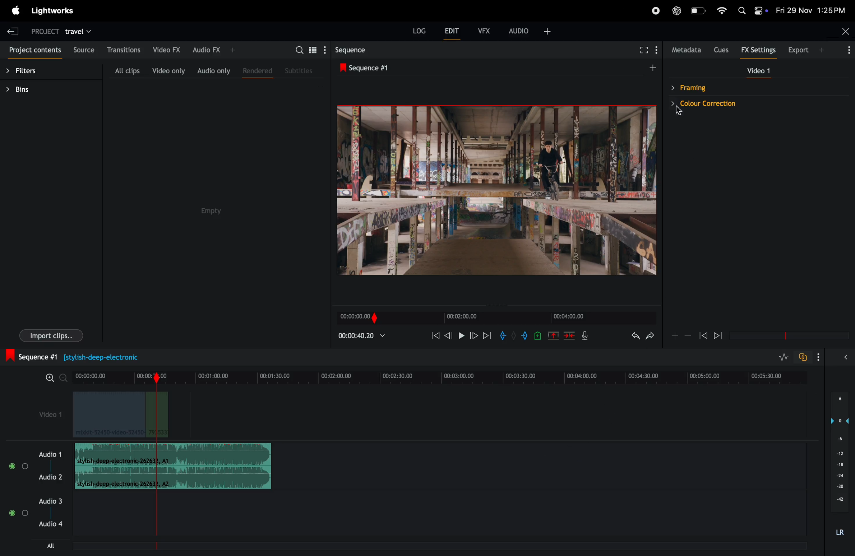 Image resolution: width=855 pixels, height=556 pixels. I want to click on light works menu, so click(54, 10).